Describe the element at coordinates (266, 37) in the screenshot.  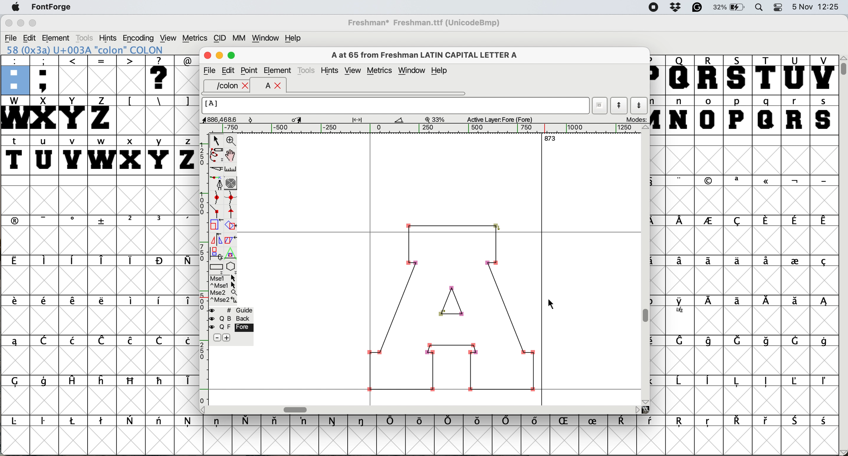
I see `window` at that location.